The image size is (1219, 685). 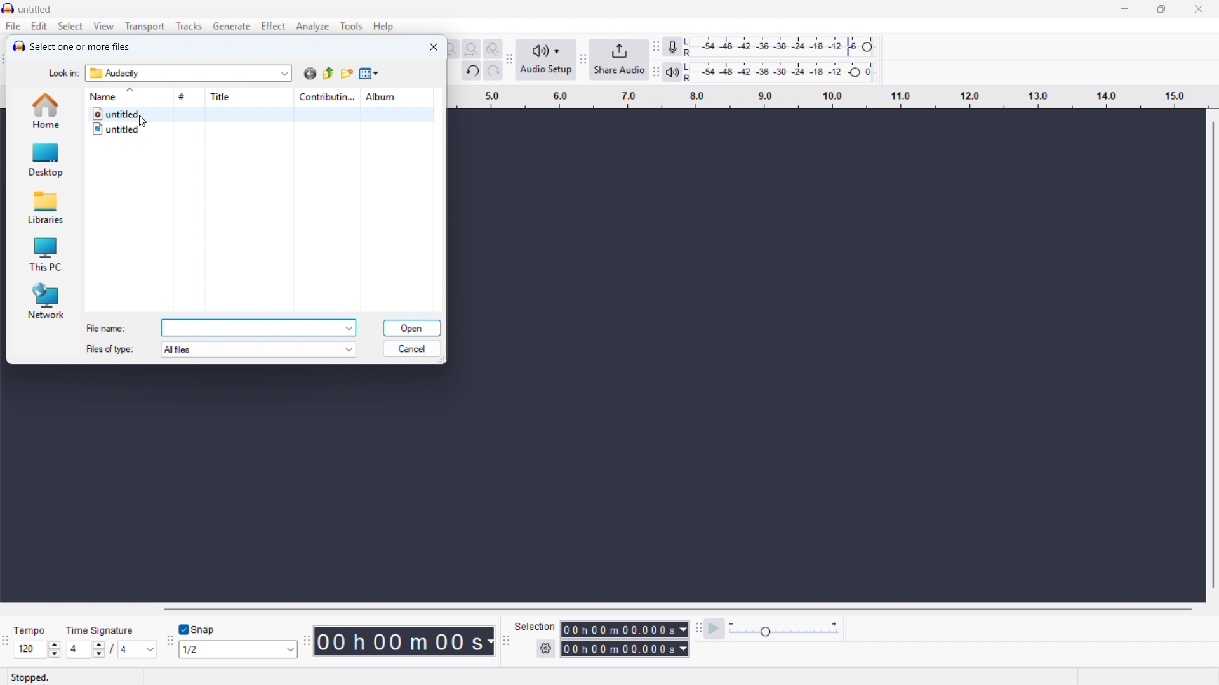 I want to click on Recording level , so click(x=783, y=46).